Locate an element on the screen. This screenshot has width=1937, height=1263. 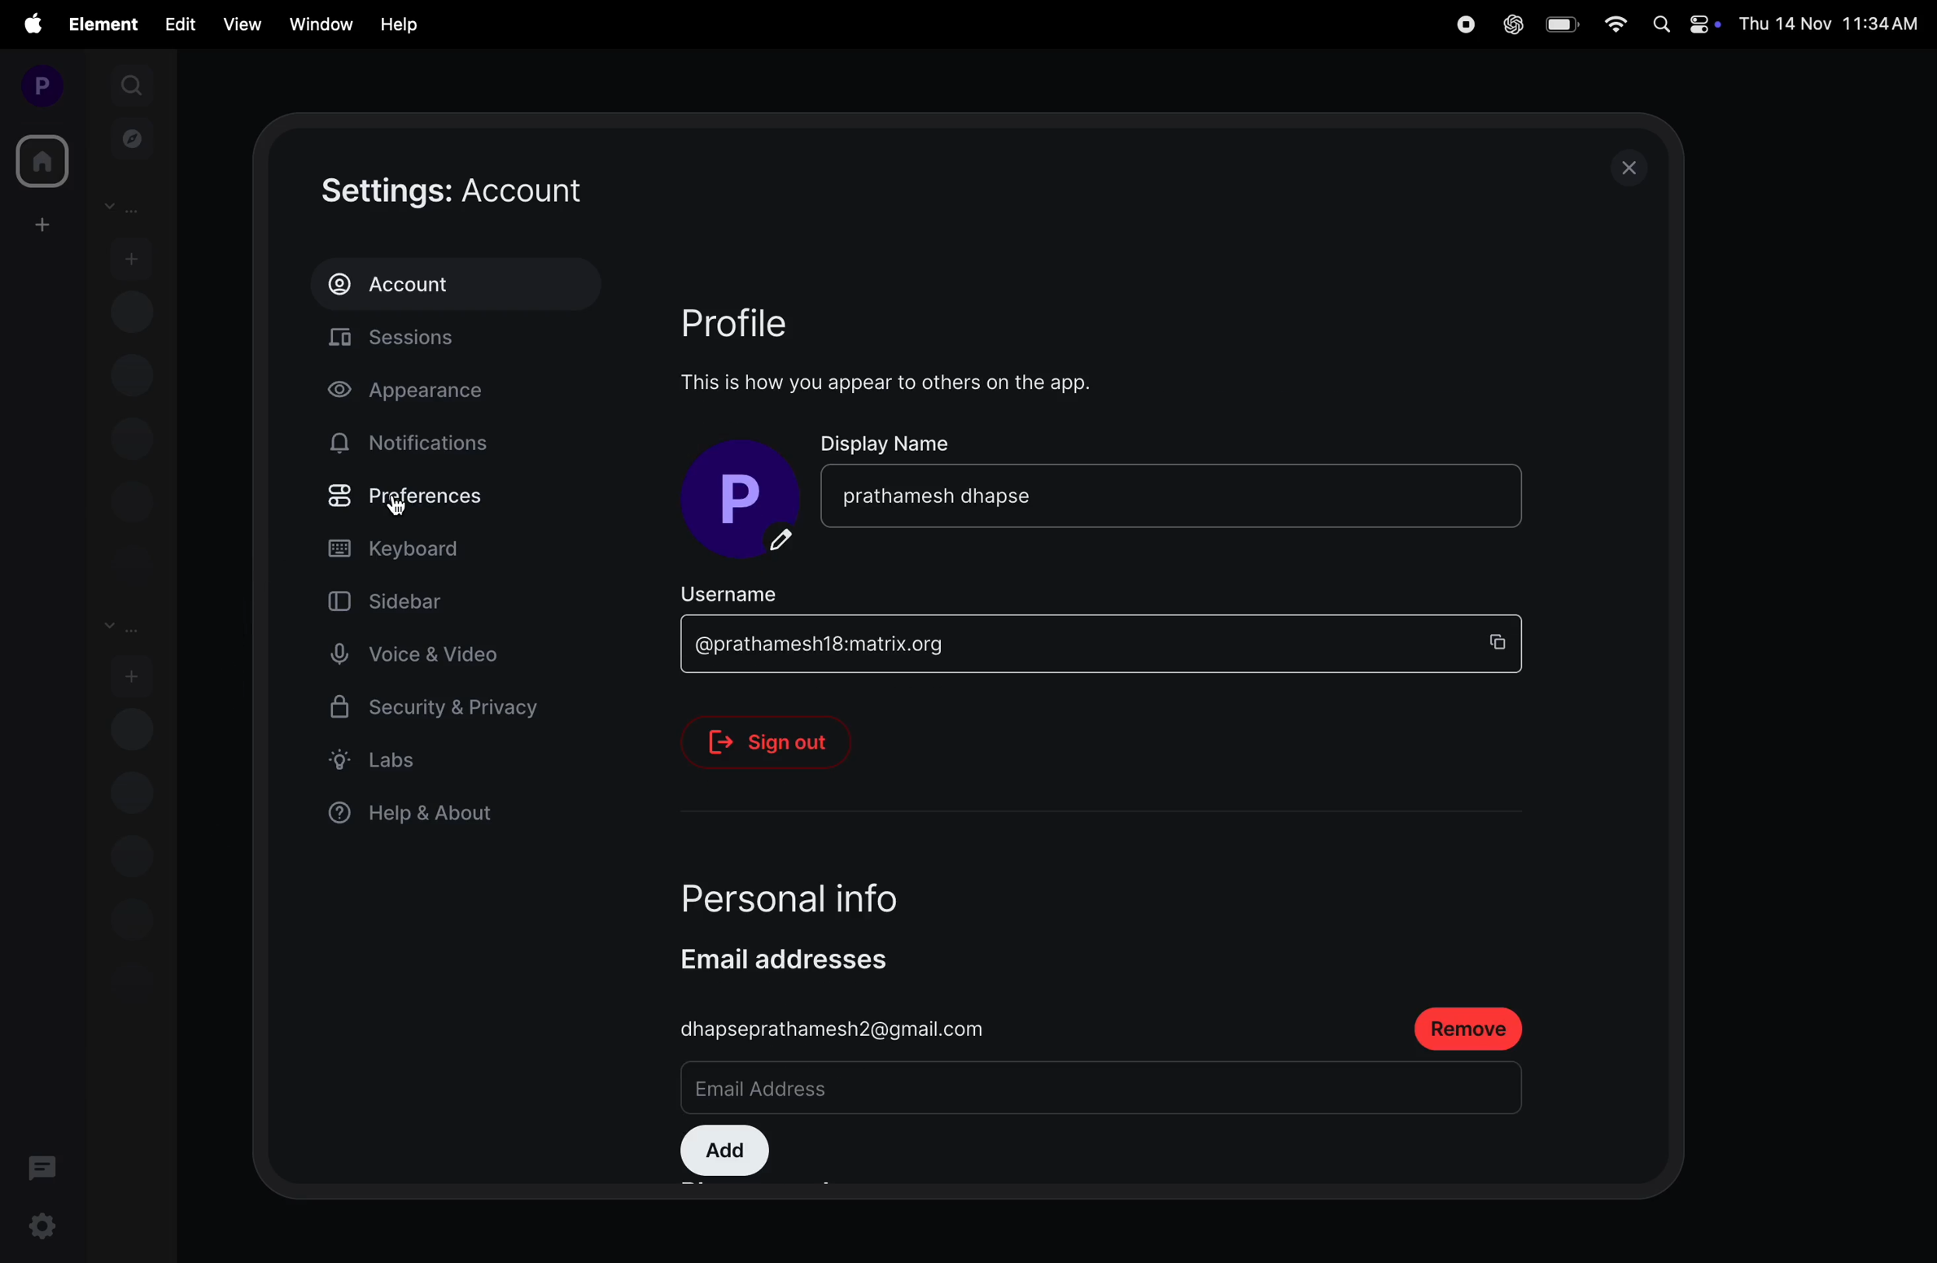
create space is located at coordinates (39, 224).